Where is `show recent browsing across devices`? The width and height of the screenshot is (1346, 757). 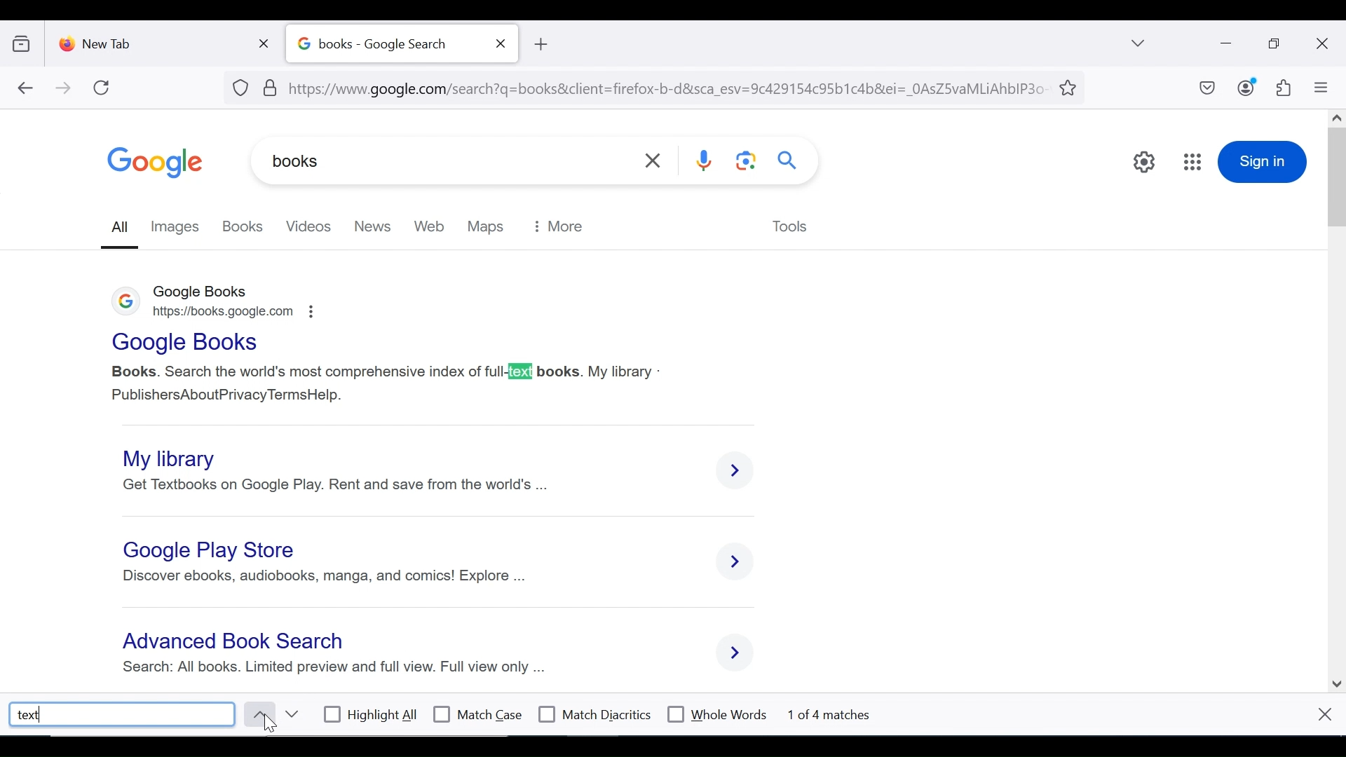 show recent browsing across devices is located at coordinates (25, 41).